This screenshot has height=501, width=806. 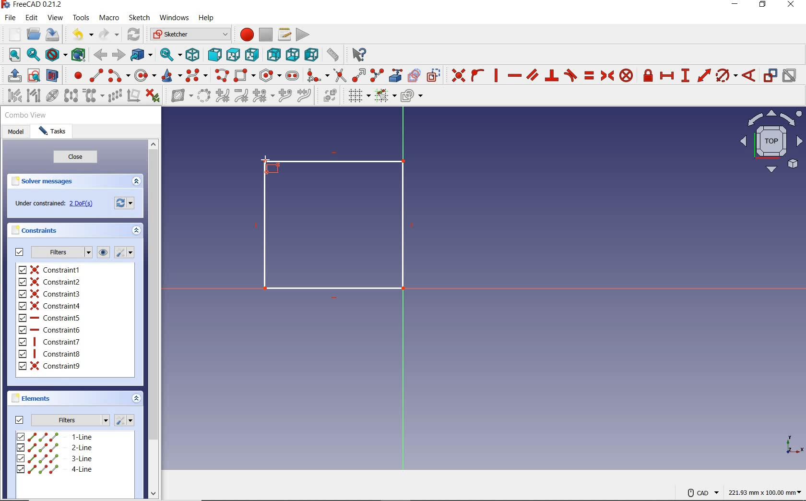 What do you see at coordinates (114, 96) in the screenshot?
I see `rectangular array` at bounding box center [114, 96].